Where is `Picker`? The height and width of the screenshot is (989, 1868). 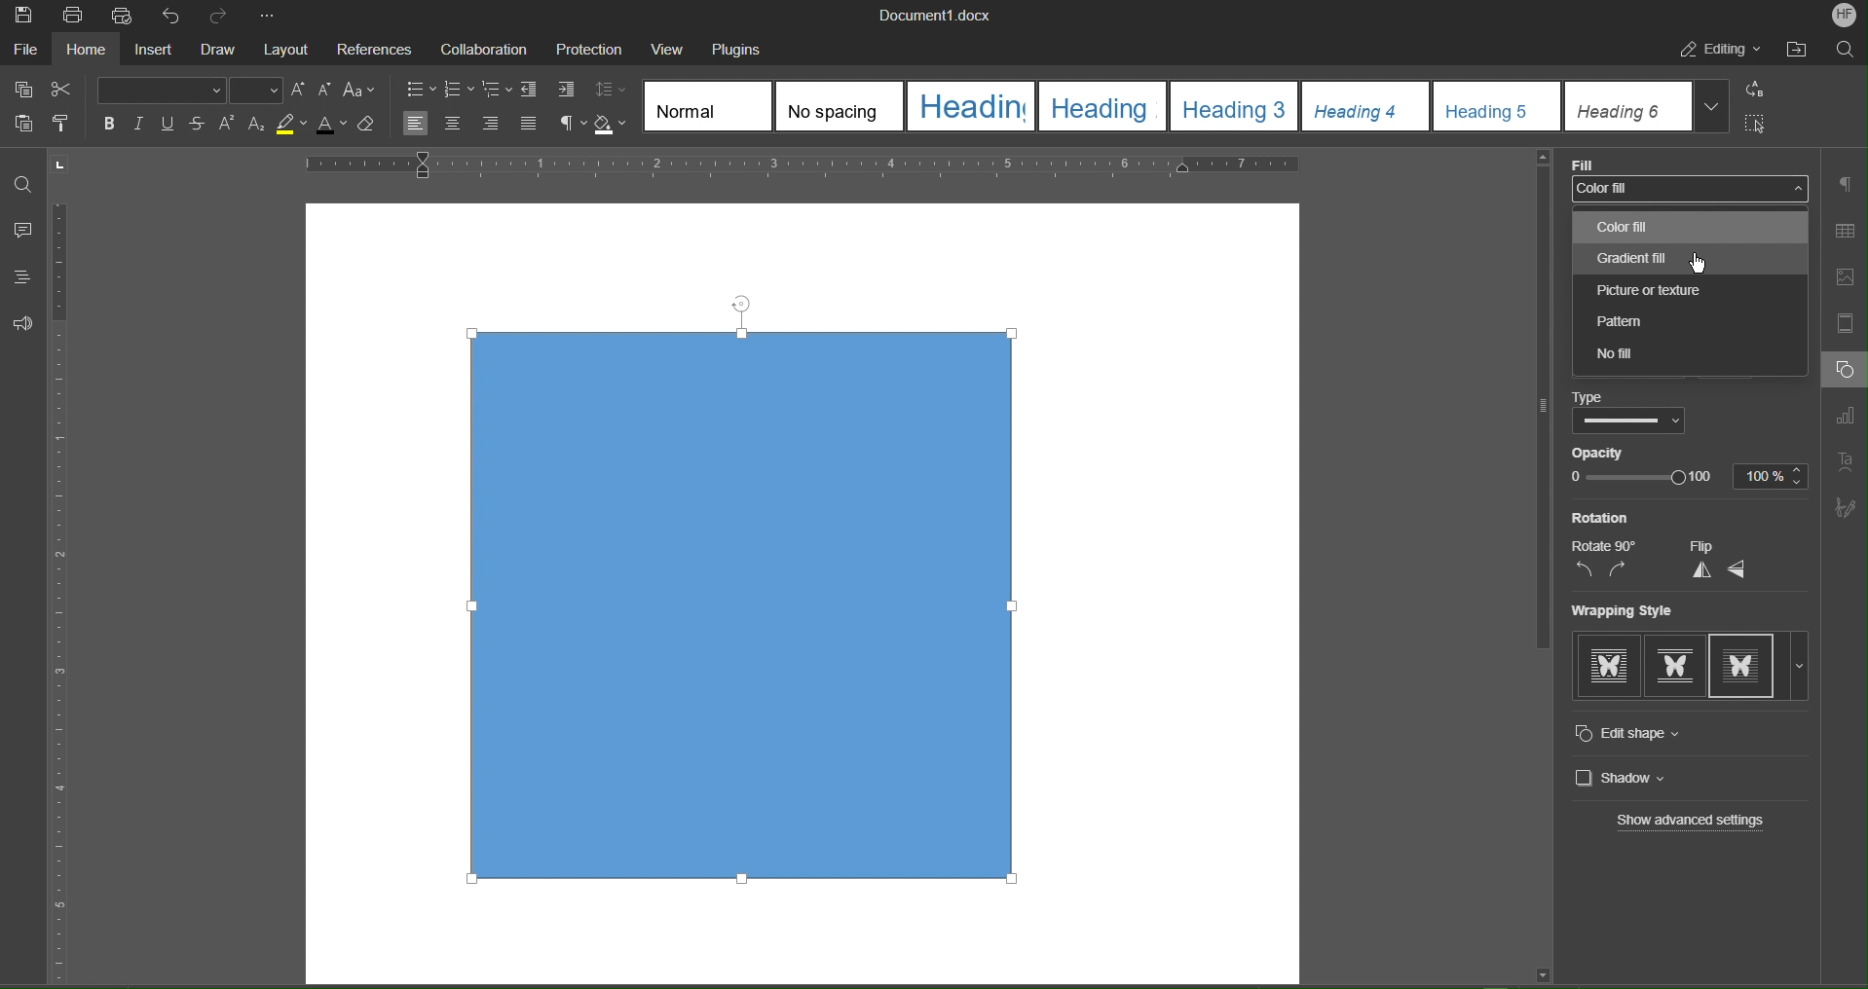 Picker is located at coordinates (1627, 421).